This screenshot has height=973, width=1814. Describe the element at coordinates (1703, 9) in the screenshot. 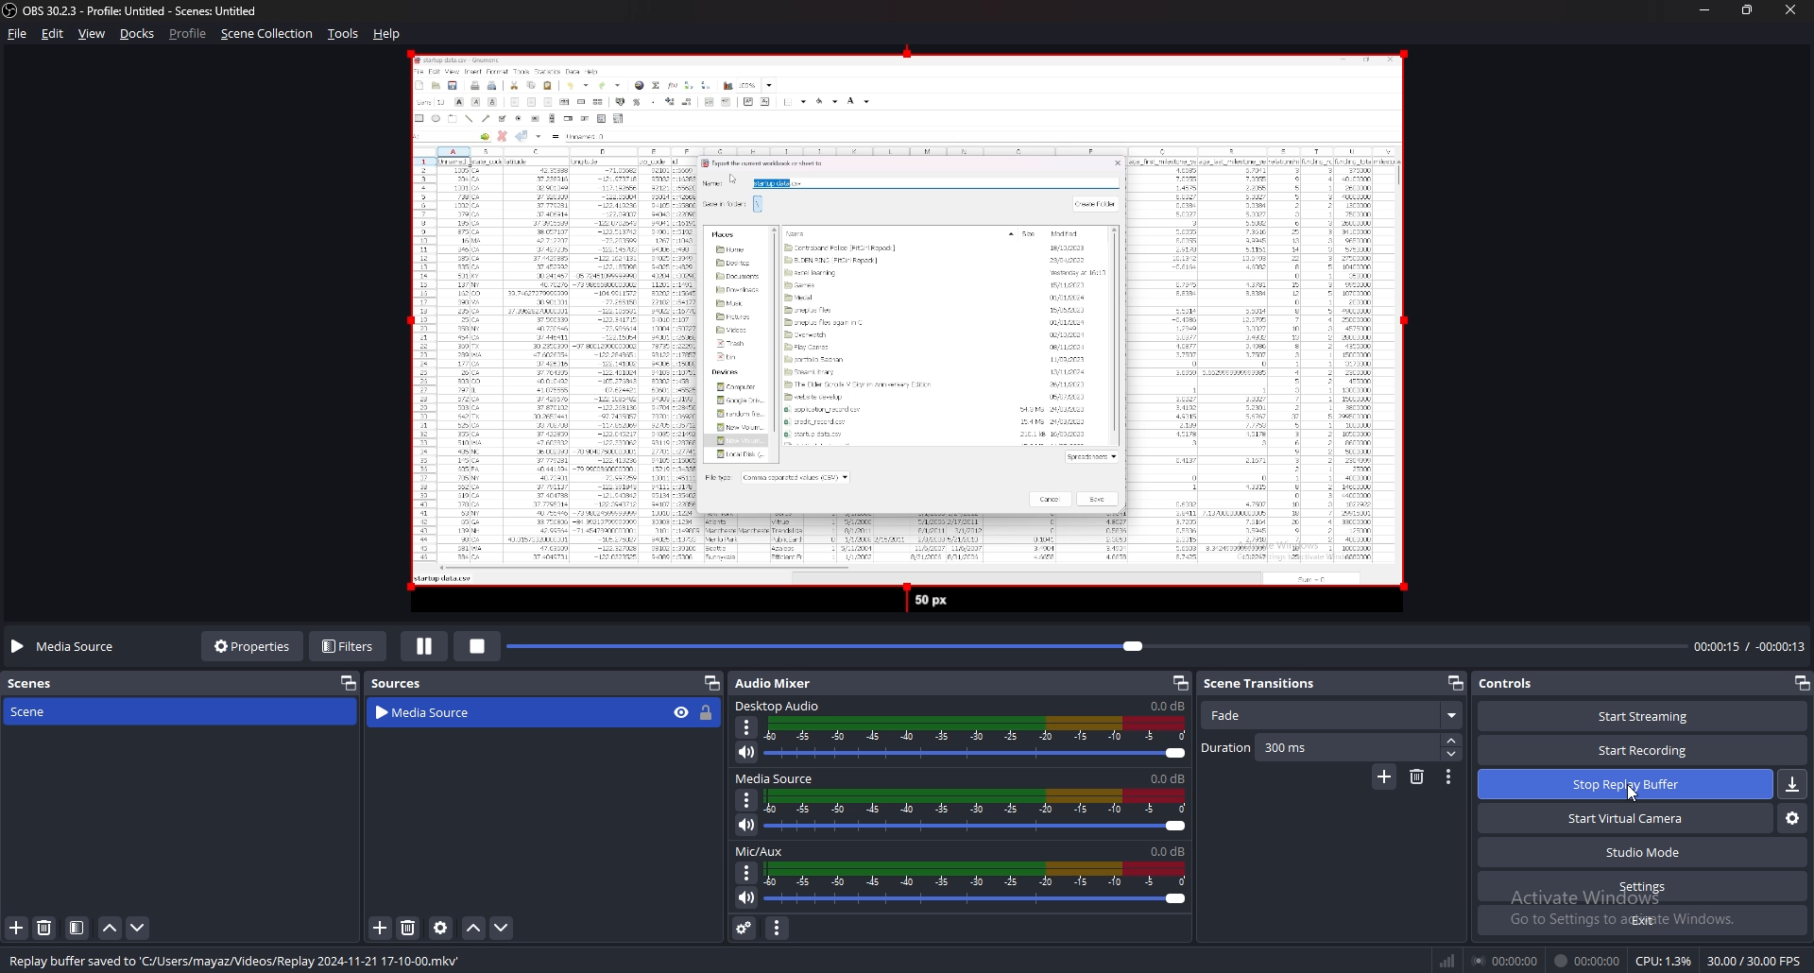

I see `minimize` at that location.